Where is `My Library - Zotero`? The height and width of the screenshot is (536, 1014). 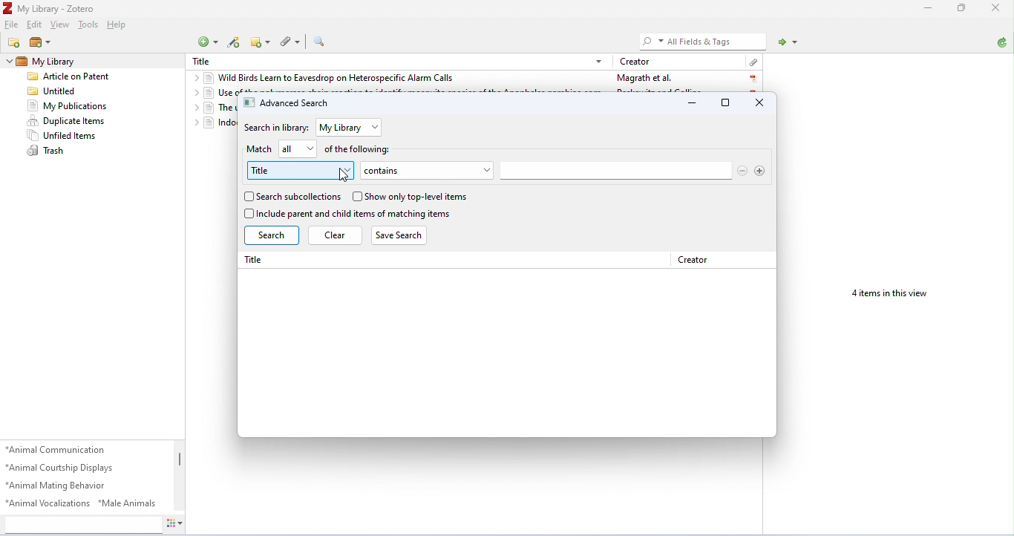
My Library - Zotero is located at coordinates (50, 9).